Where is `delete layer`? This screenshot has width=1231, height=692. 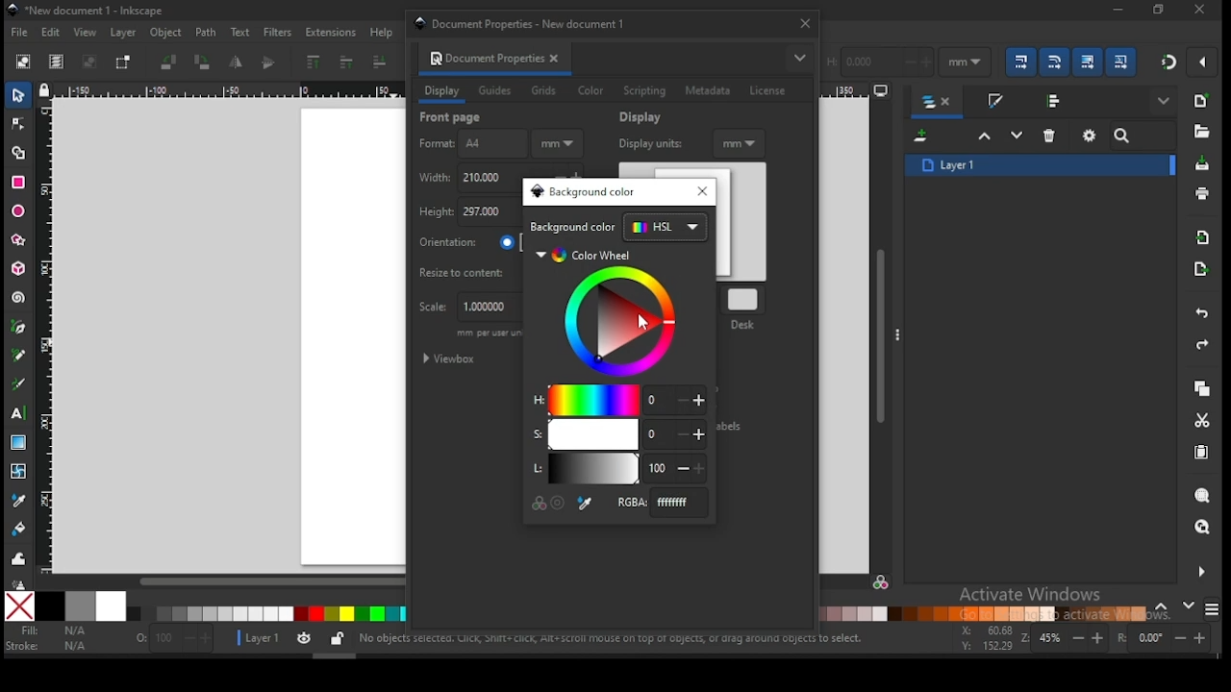 delete layer is located at coordinates (1050, 135).